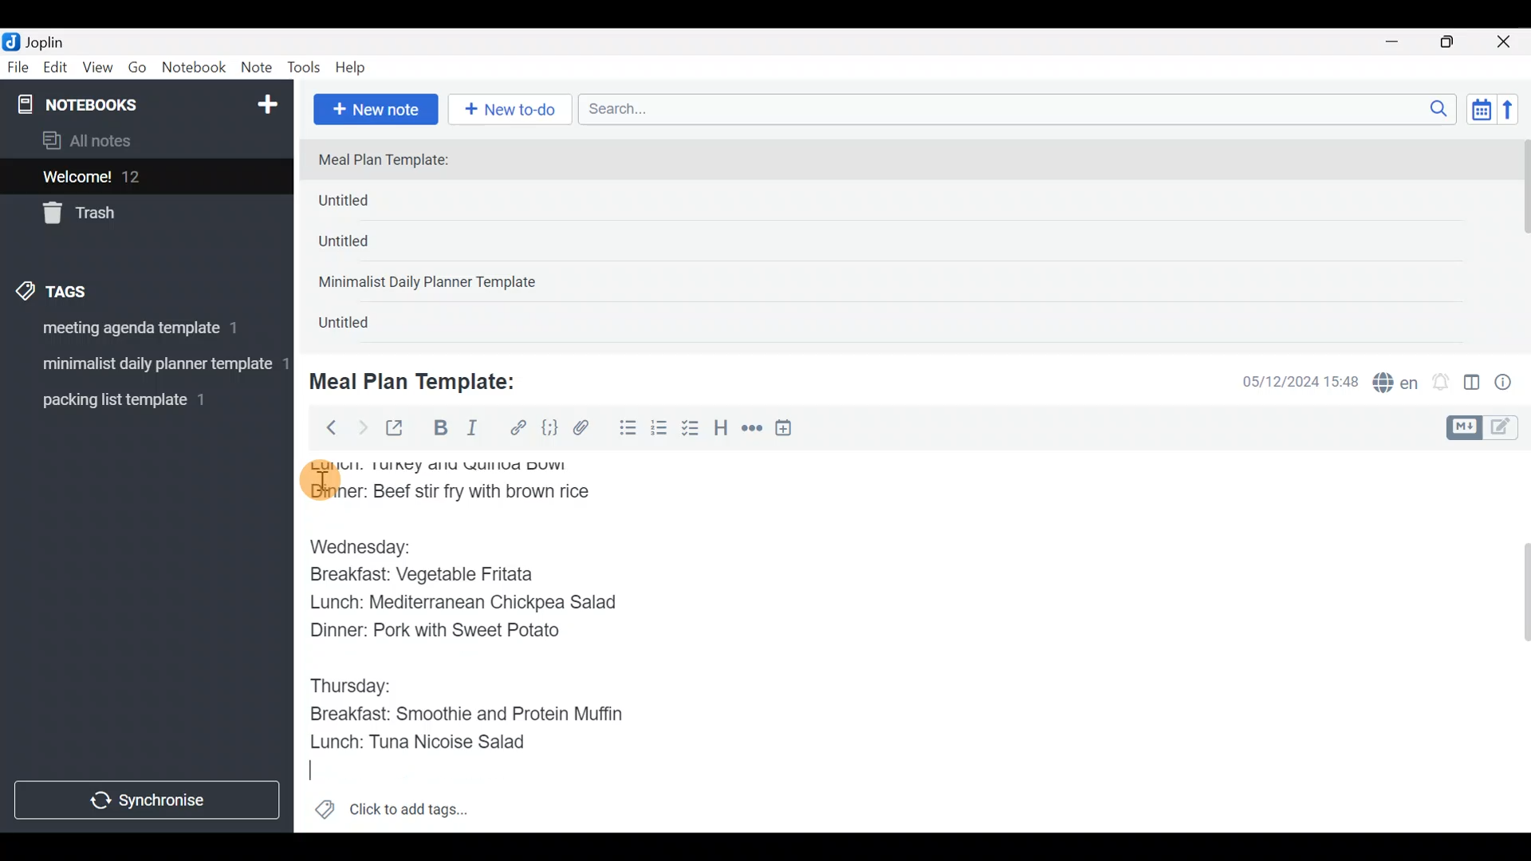 The height and width of the screenshot is (861, 1531). I want to click on Minimalist Daily Planner Template, so click(432, 284).